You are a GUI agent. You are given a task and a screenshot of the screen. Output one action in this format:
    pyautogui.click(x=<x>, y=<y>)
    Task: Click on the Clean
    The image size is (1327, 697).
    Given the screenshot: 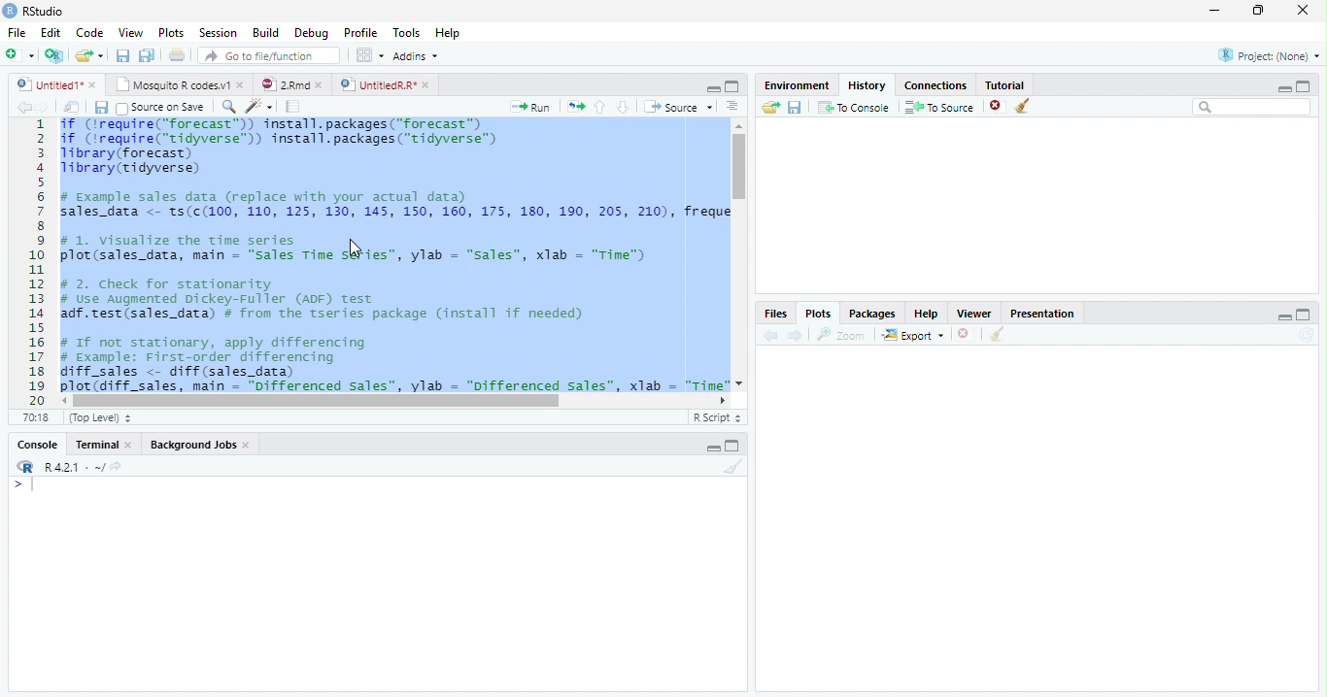 What is the action you would take?
    pyautogui.click(x=997, y=335)
    